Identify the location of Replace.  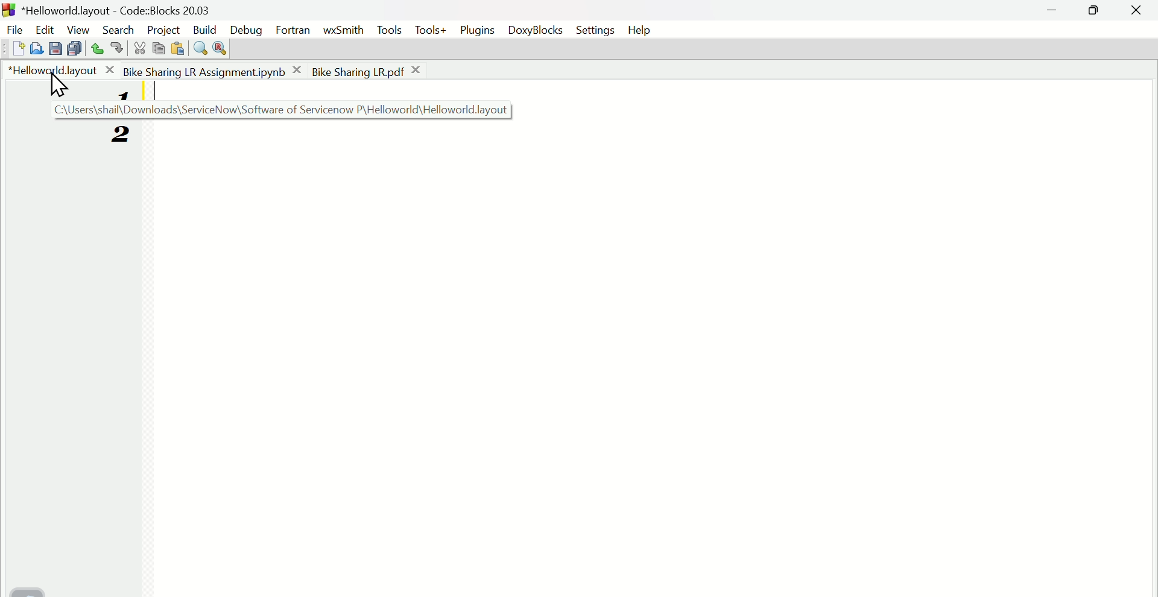
(221, 49).